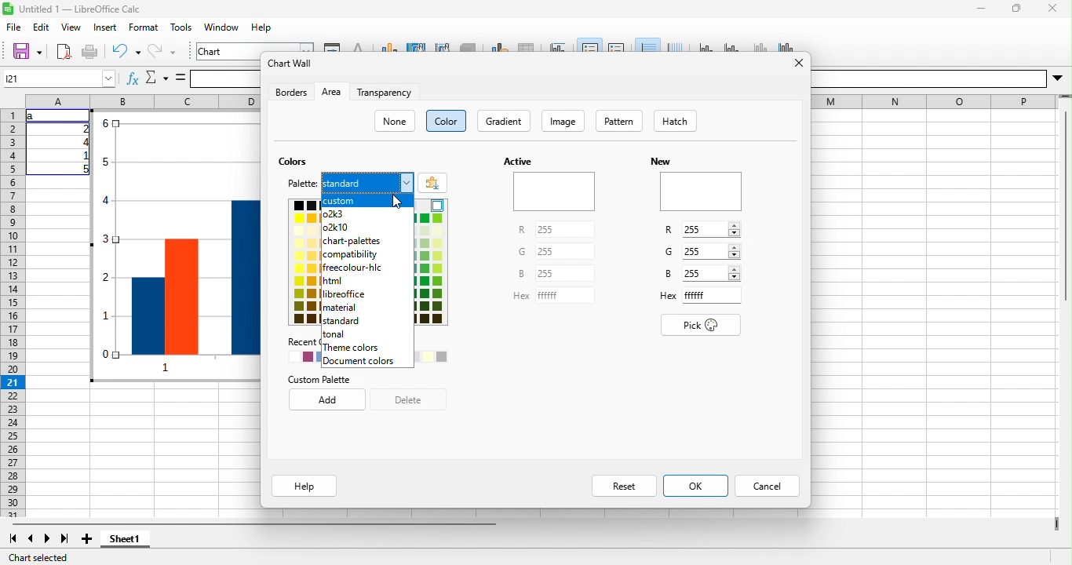 Image resolution: width=1072 pixels, height=565 pixels. Describe the element at coordinates (675, 121) in the screenshot. I see `hatch` at that location.